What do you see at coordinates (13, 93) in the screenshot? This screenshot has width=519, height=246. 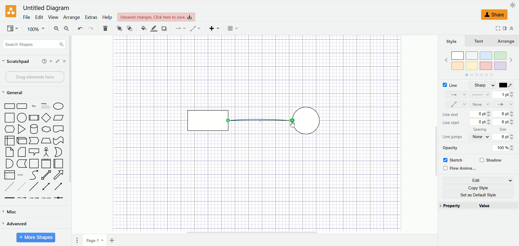 I see `general` at bounding box center [13, 93].